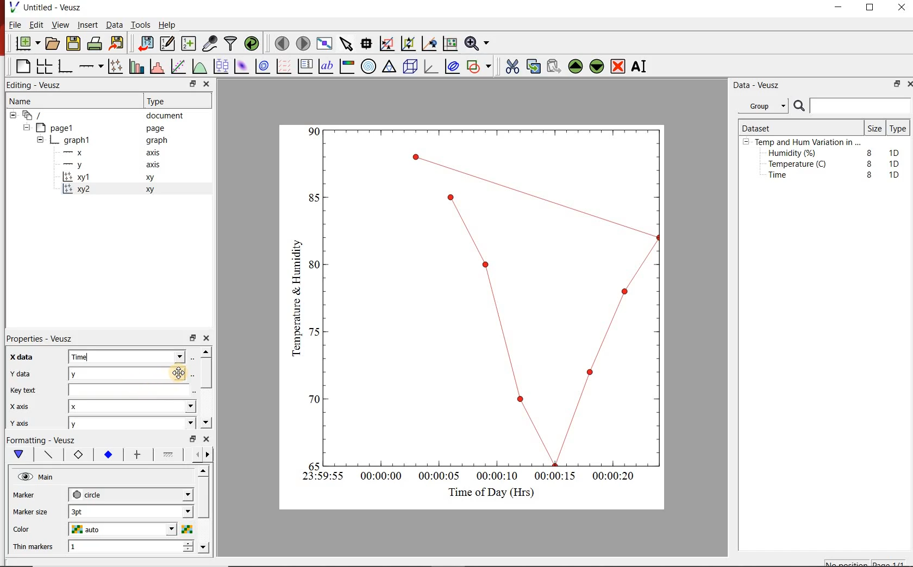 The image size is (913, 567). I want to click on capture remote data, so click(209, 42).